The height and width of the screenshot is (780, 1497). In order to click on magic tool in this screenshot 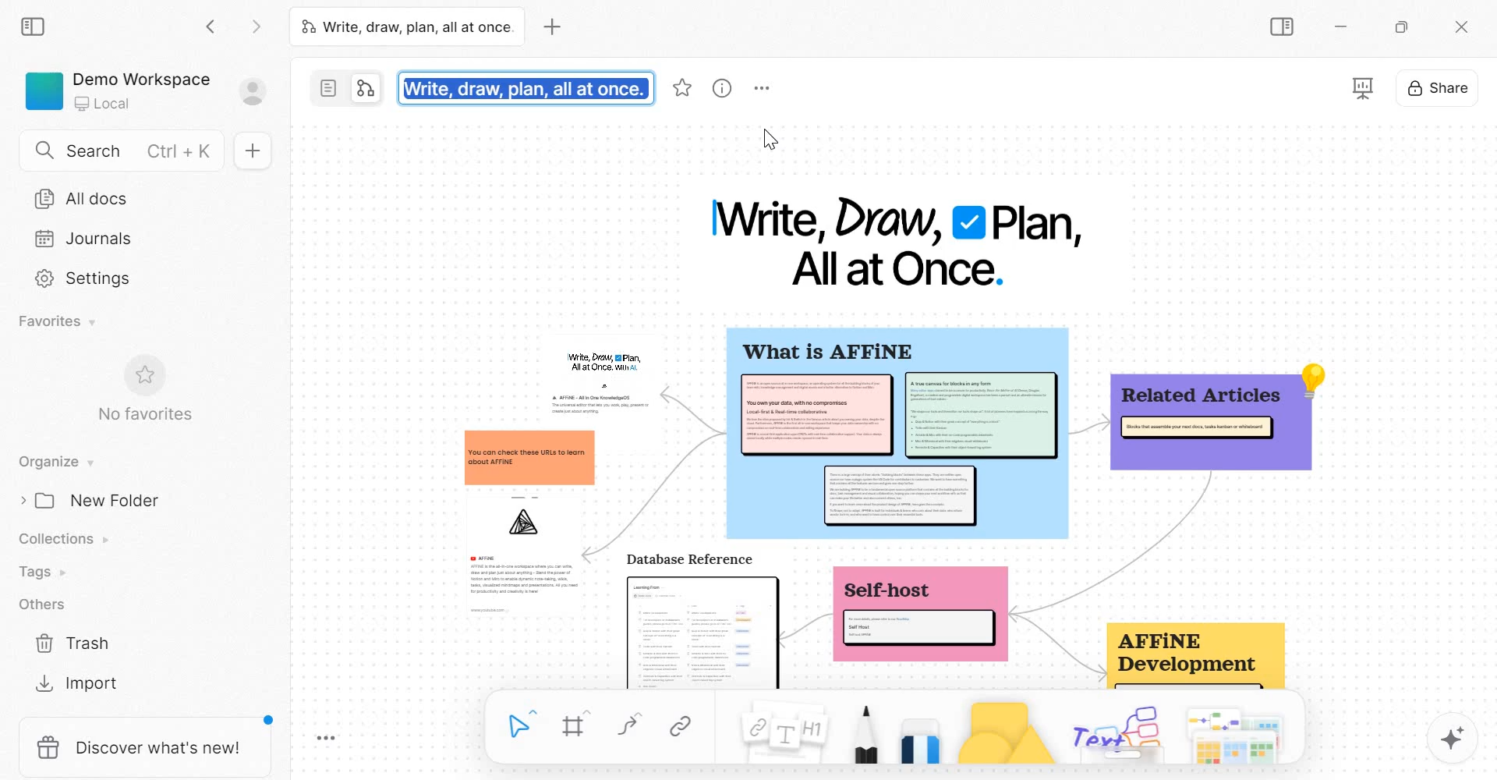, I will do `click(1452, 740)`.